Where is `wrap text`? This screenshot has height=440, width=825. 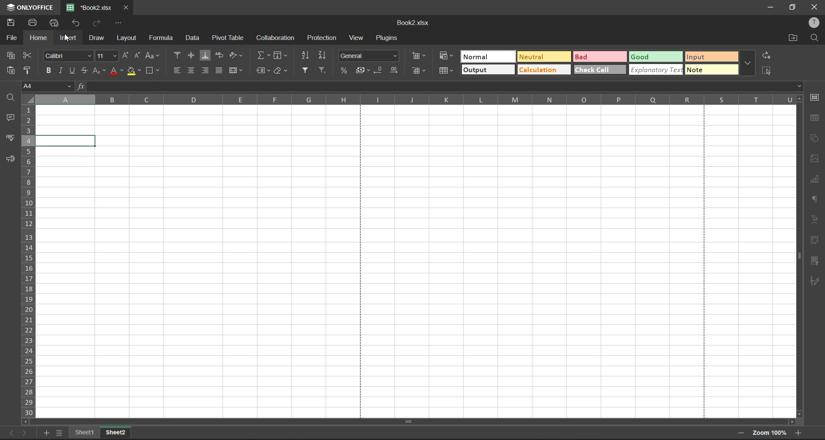 wrap text is located at coordinates (219, 56).